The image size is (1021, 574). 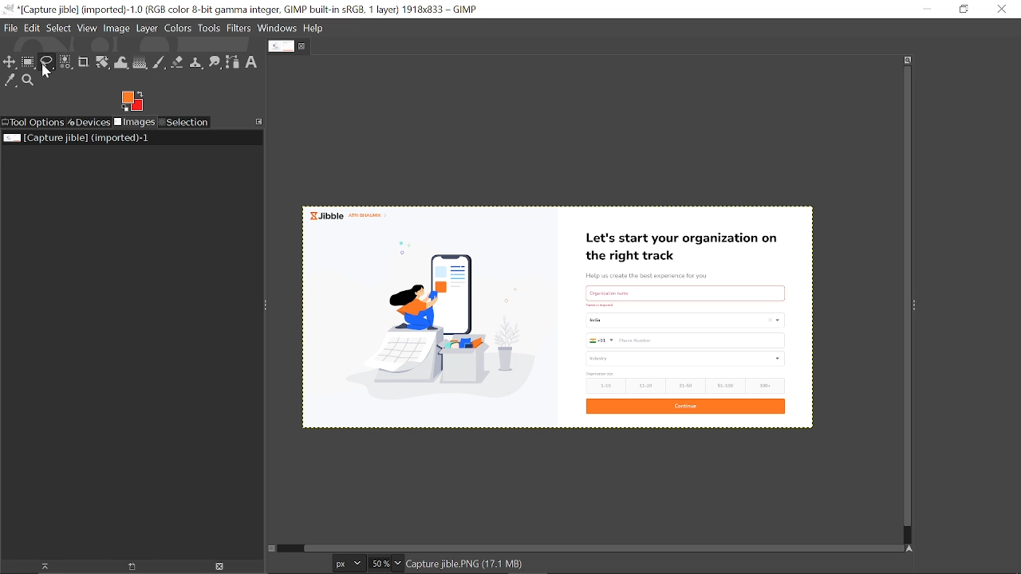 I want to click on Close, so click(x=1002, y=9).